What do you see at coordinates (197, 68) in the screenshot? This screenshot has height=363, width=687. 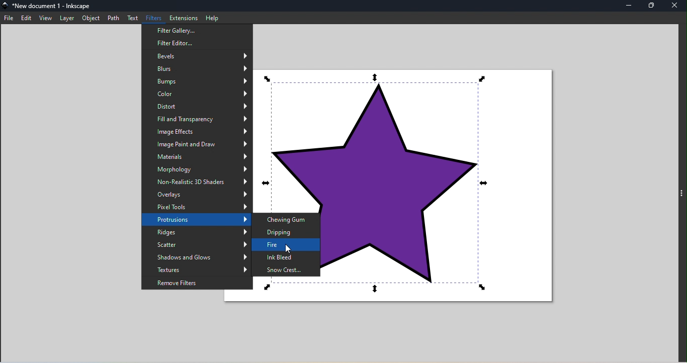 I see `Blurs` at bounding box center [197, 68].